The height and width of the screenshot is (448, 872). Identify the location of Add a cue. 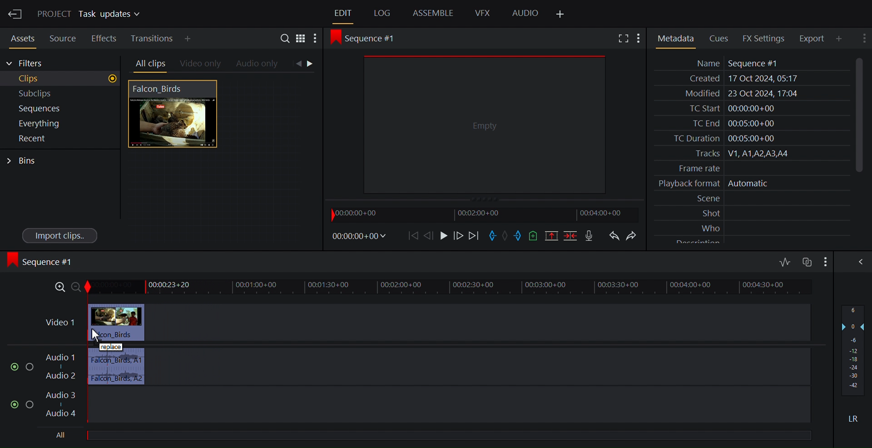
(535, 236).